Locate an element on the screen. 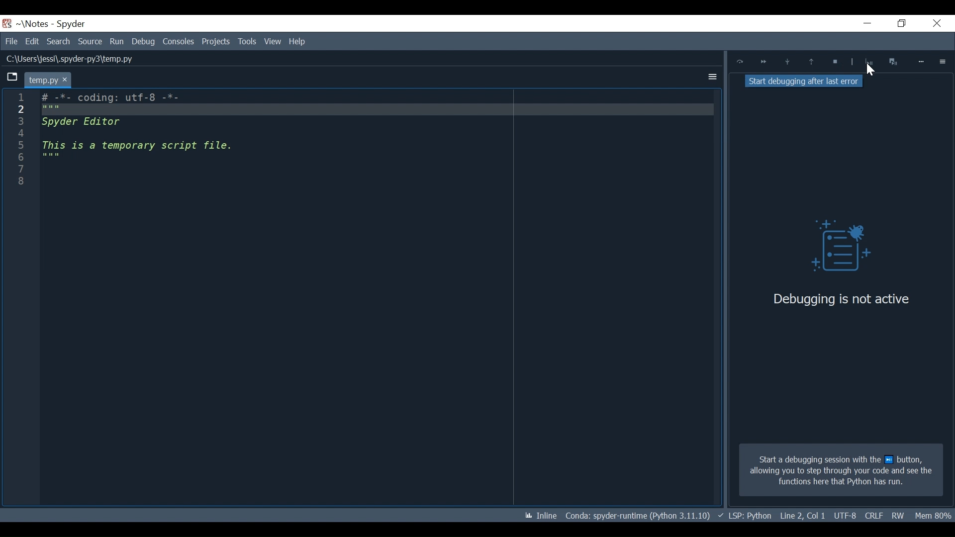  File Encoding is located at coordinates (873, 516).